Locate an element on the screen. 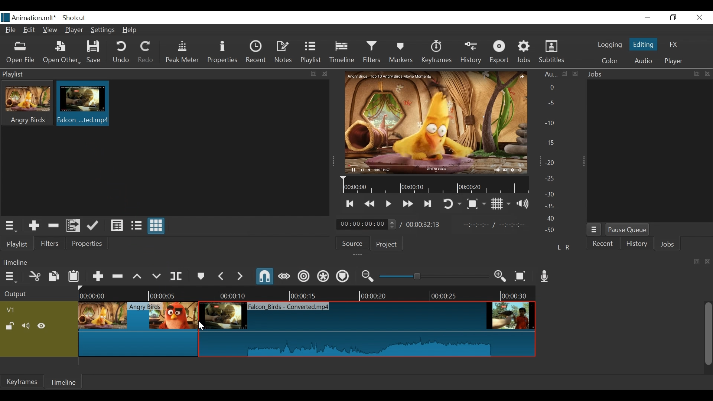  Filters is located at coordinates (371, 52).